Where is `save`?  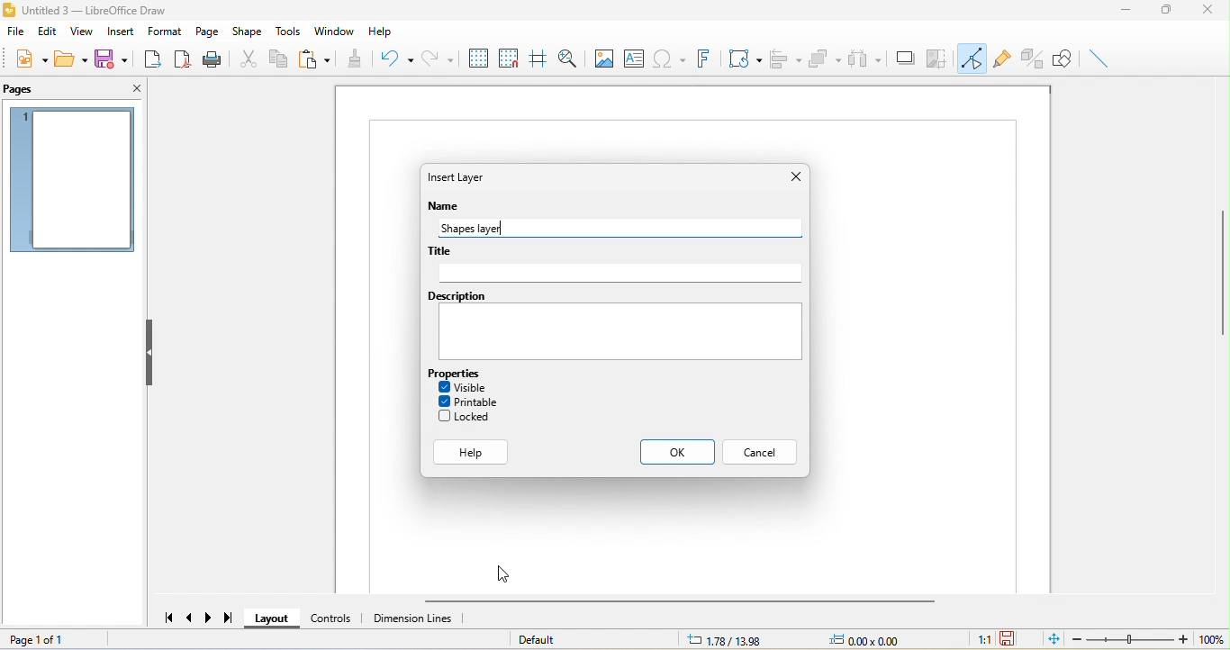
save is located at coordinates (116, 59).